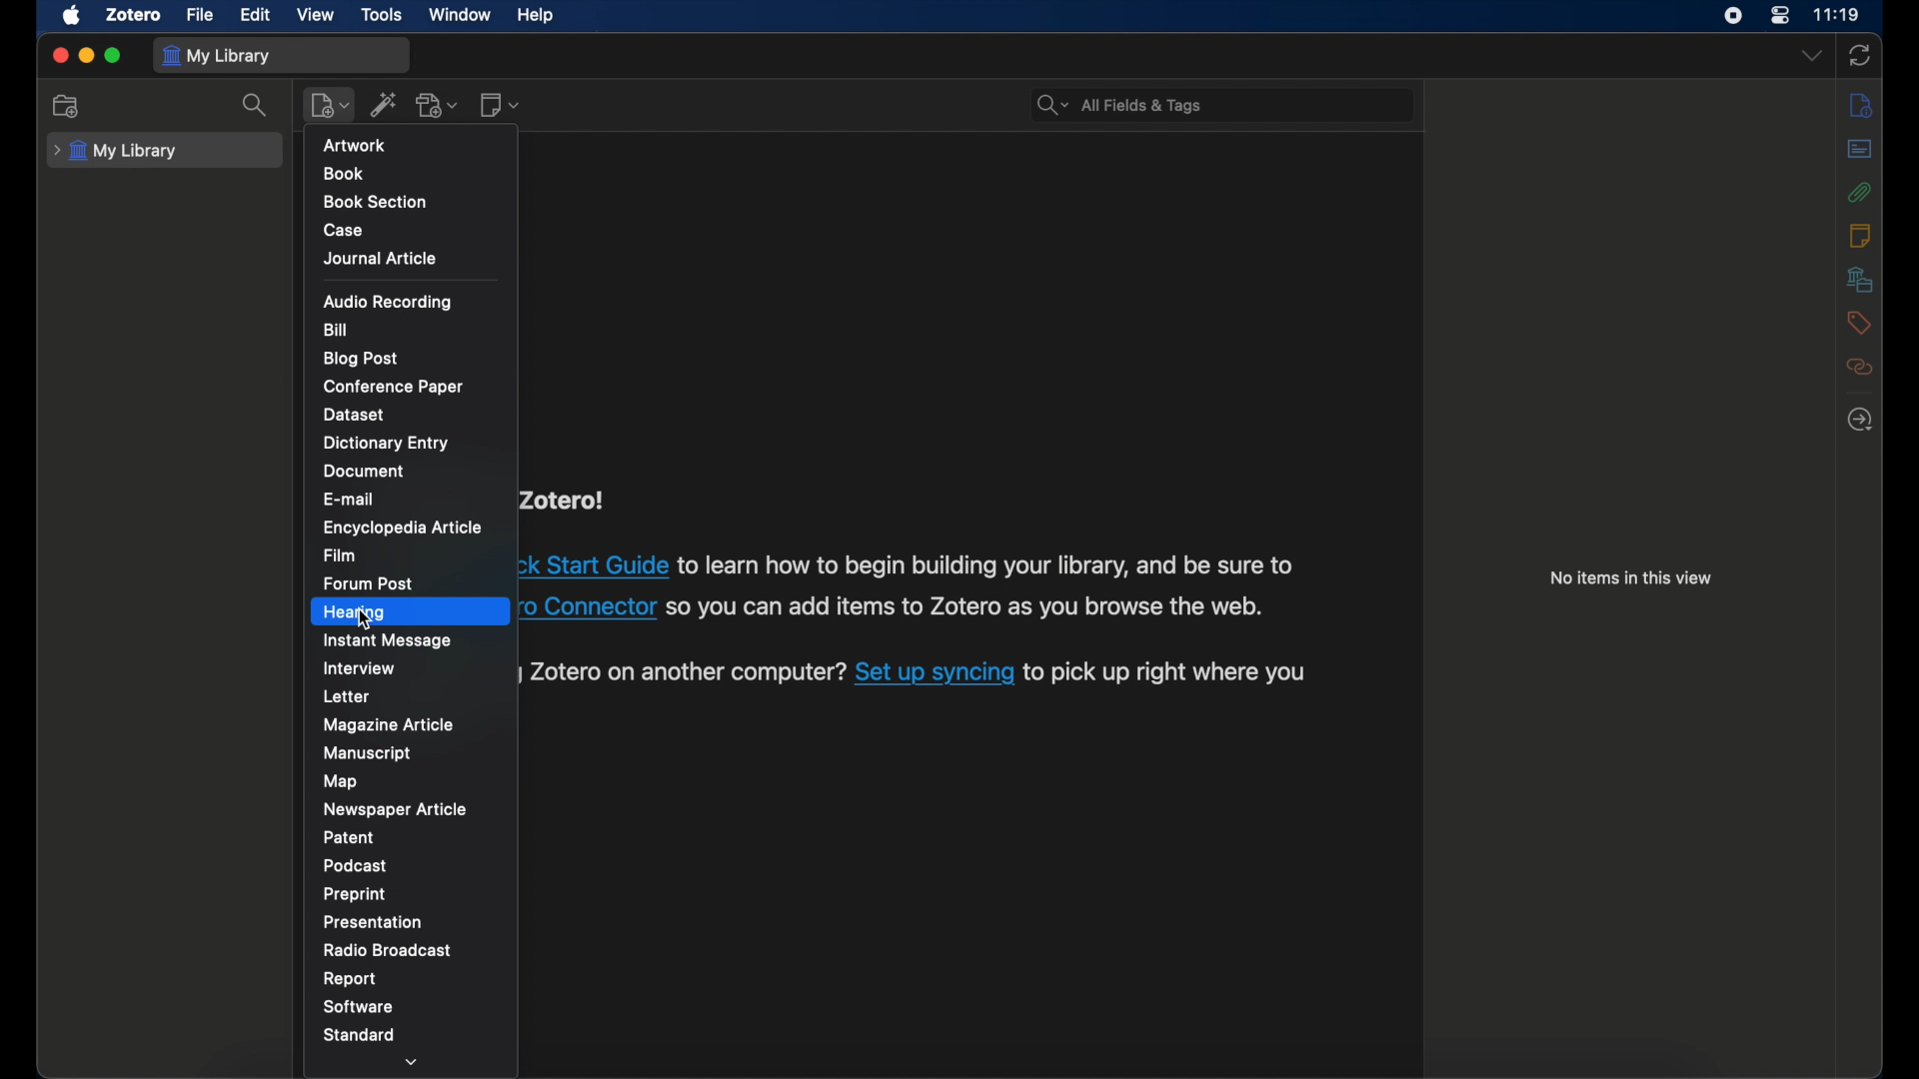  I want to click on add attachment, so click(438, 106).